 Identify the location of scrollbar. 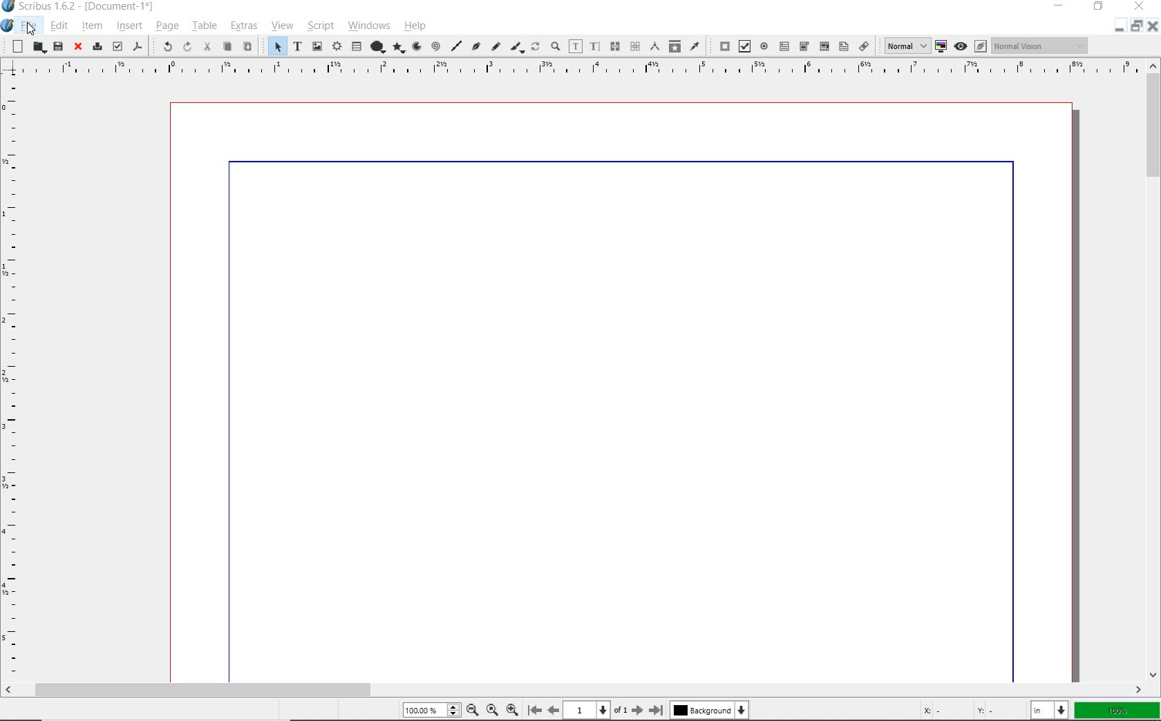
(574, 691).